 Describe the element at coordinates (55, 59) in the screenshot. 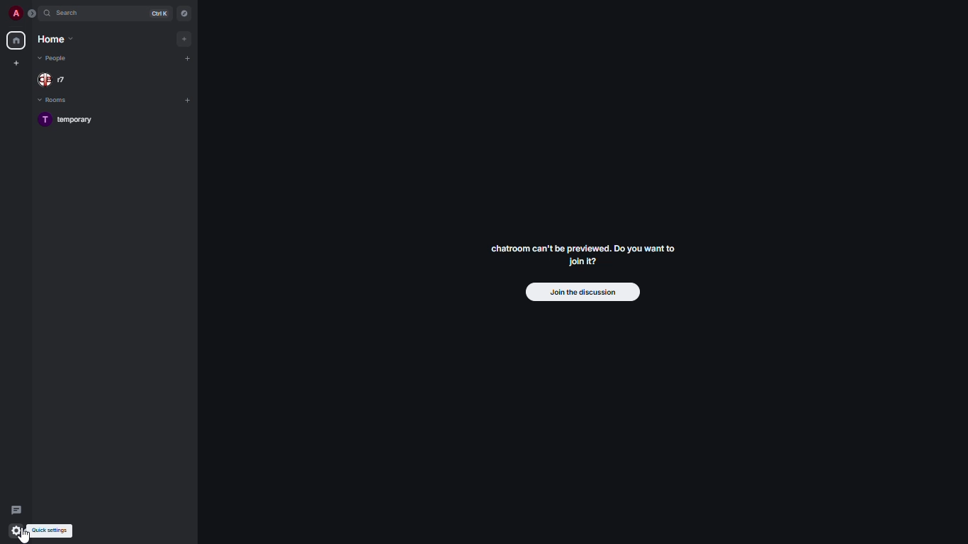

I see `people` at that location.